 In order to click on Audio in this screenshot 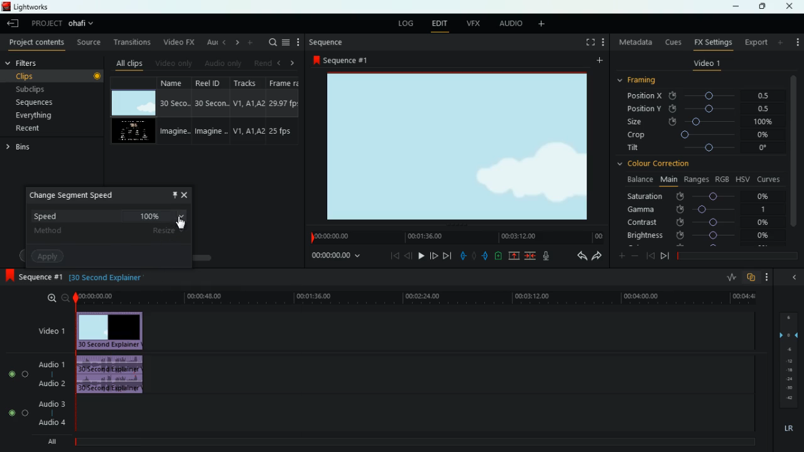, I will do `click(18, 413)`.